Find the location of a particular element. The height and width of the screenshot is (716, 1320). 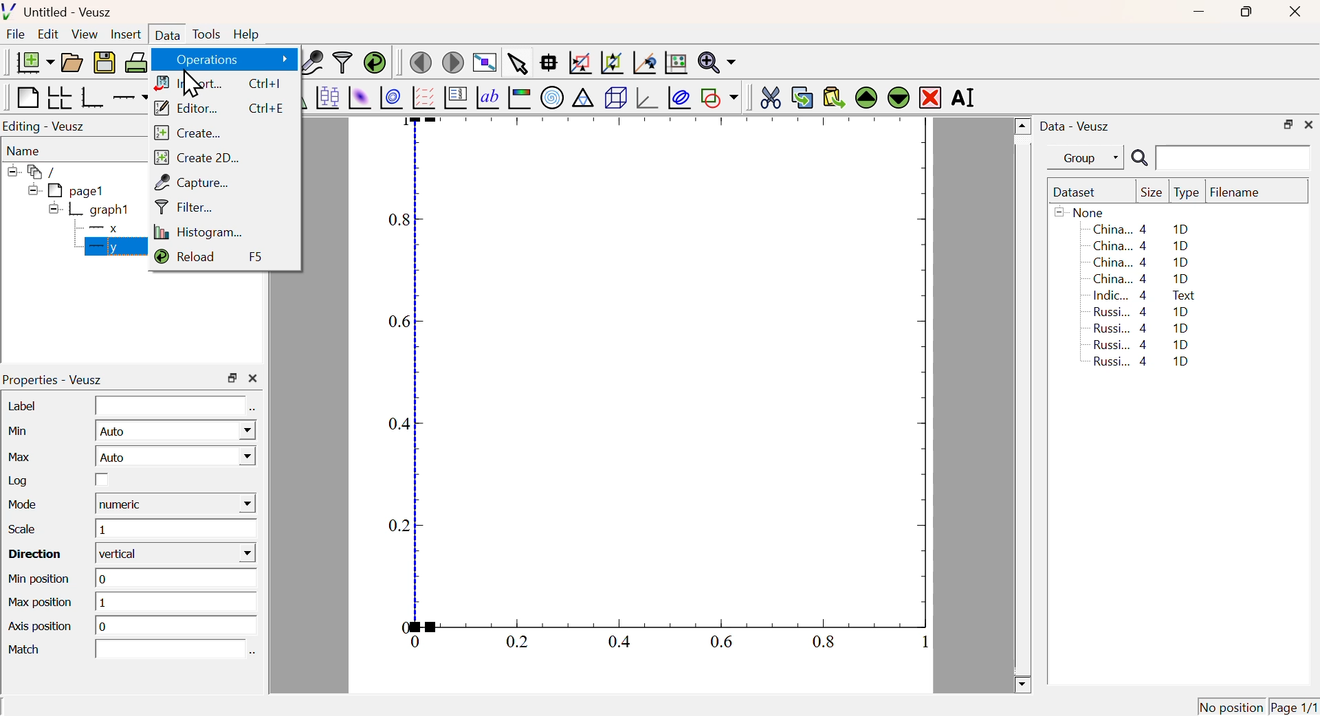

Data - Veusz is located at coordinates (1077, 127).